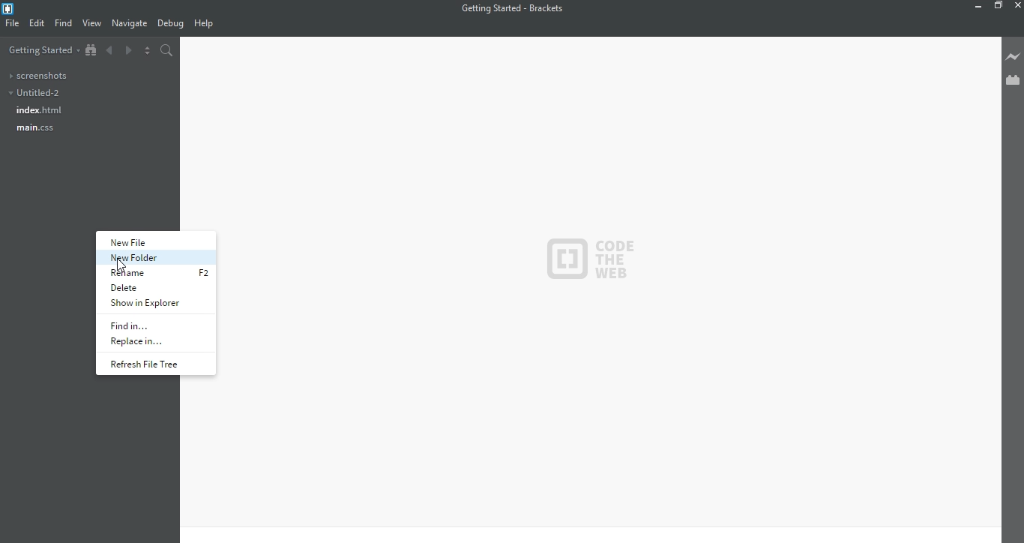 This screenshot has height=543, width=1024. What do you see at coordinates (1012, 81) in the screenshot?
I see `extension manger` at bounding box center [1012, 81].